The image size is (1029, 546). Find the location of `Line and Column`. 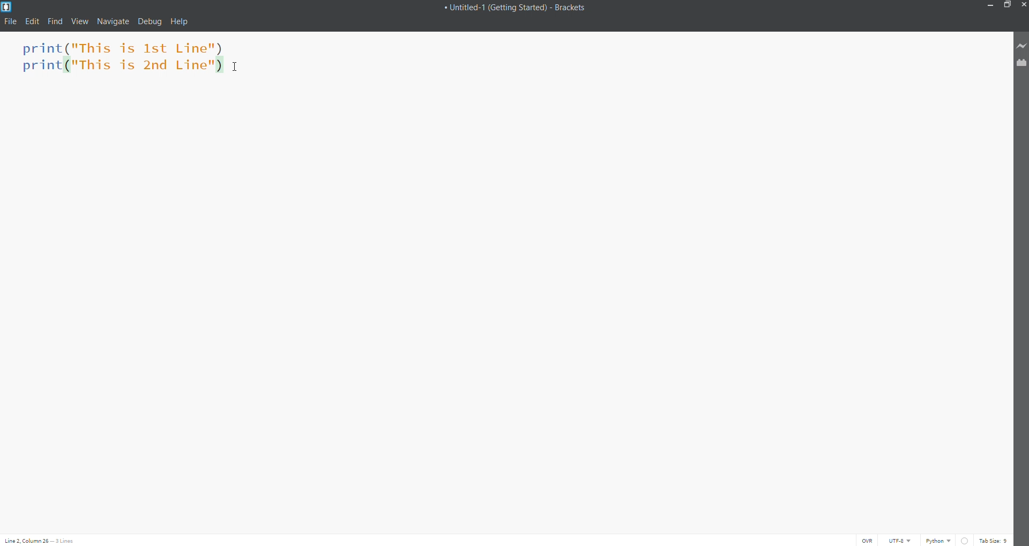

Line and Column is located at coordinates (44, 541).